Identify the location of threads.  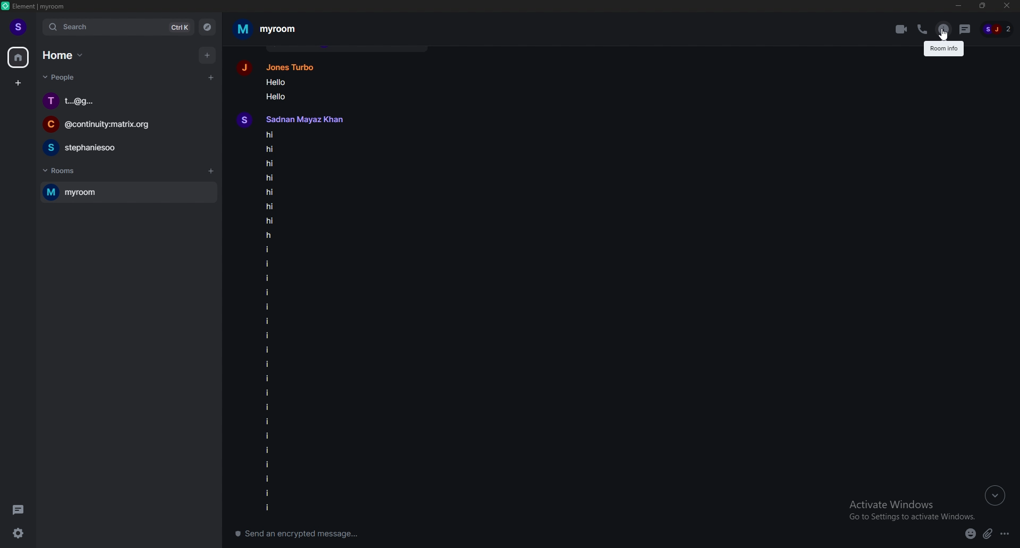
(20, 510).